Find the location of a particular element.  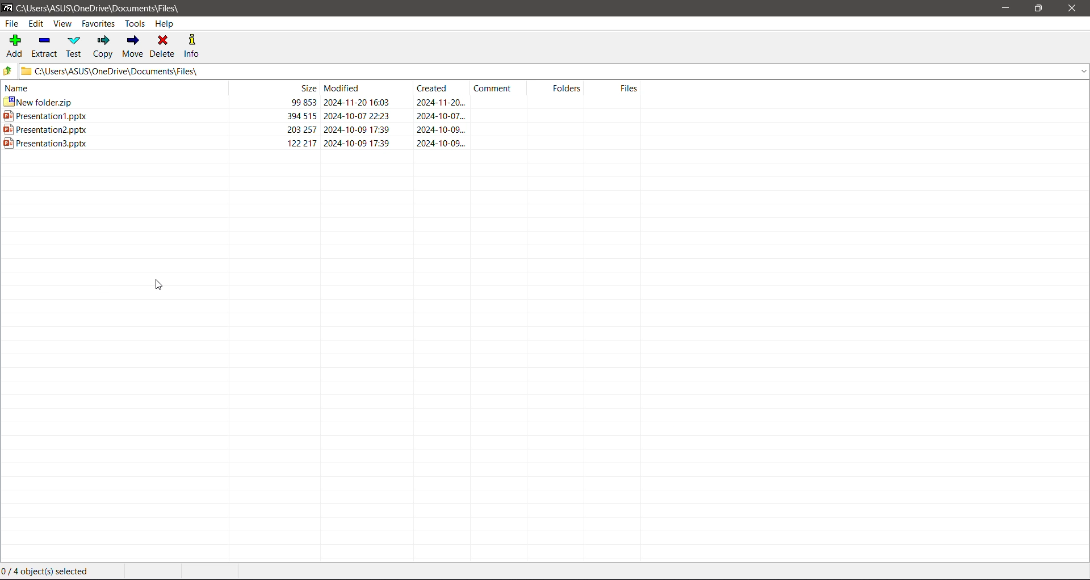

Current Folder Path is located at coordinates (554, 71).